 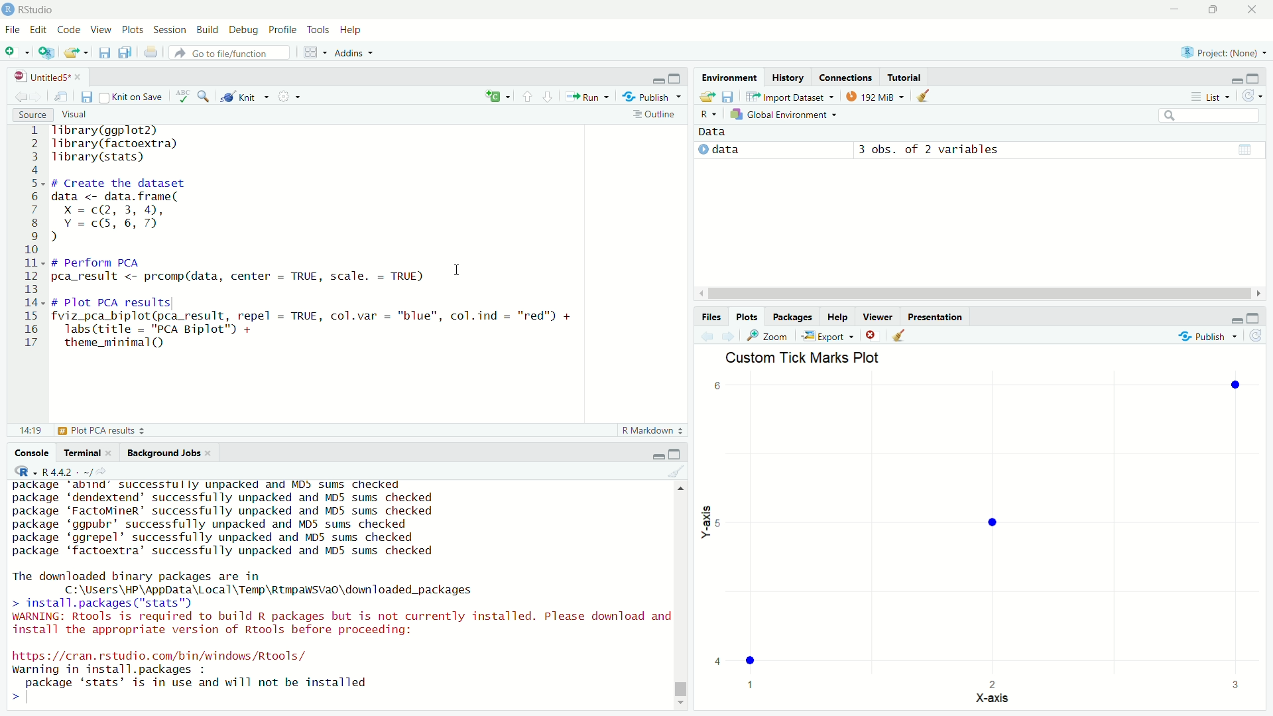 What do you see at coordinates (924, 94) in the screenshot?
I see `clear all objects` at bounding box center [924, 94].